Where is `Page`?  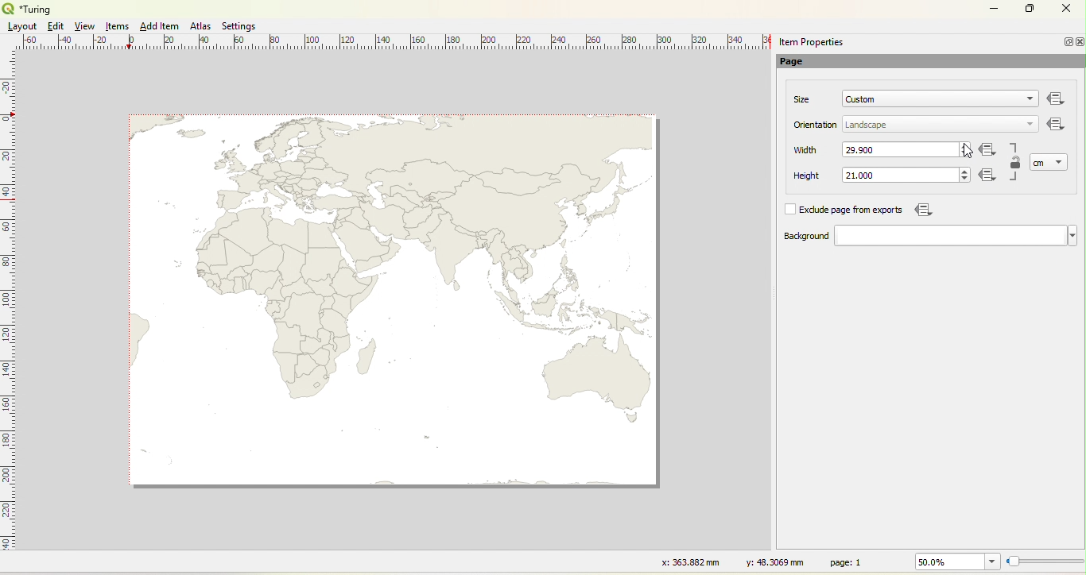 Page is located at coordinates (800, 63).